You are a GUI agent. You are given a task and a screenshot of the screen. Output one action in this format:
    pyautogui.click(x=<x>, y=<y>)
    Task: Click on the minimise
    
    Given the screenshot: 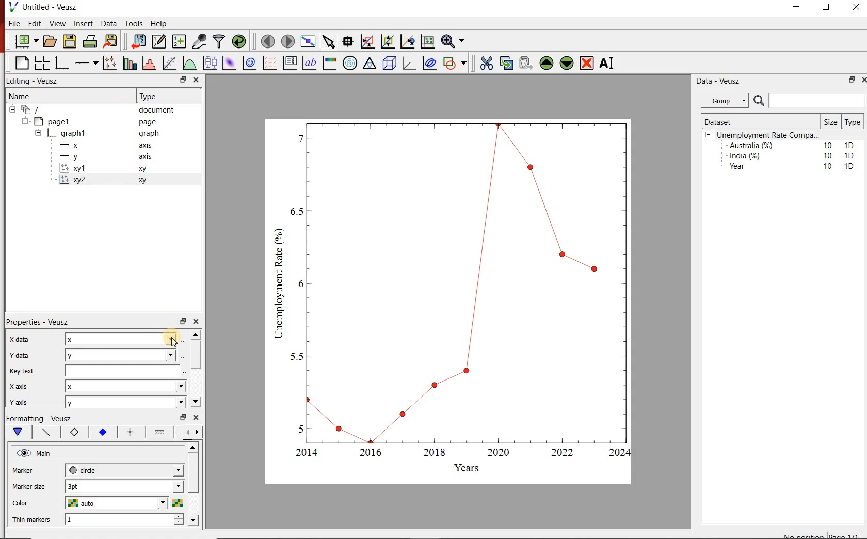 What is the action you would take?
    pyautogui.click(x=799, y=9)
    